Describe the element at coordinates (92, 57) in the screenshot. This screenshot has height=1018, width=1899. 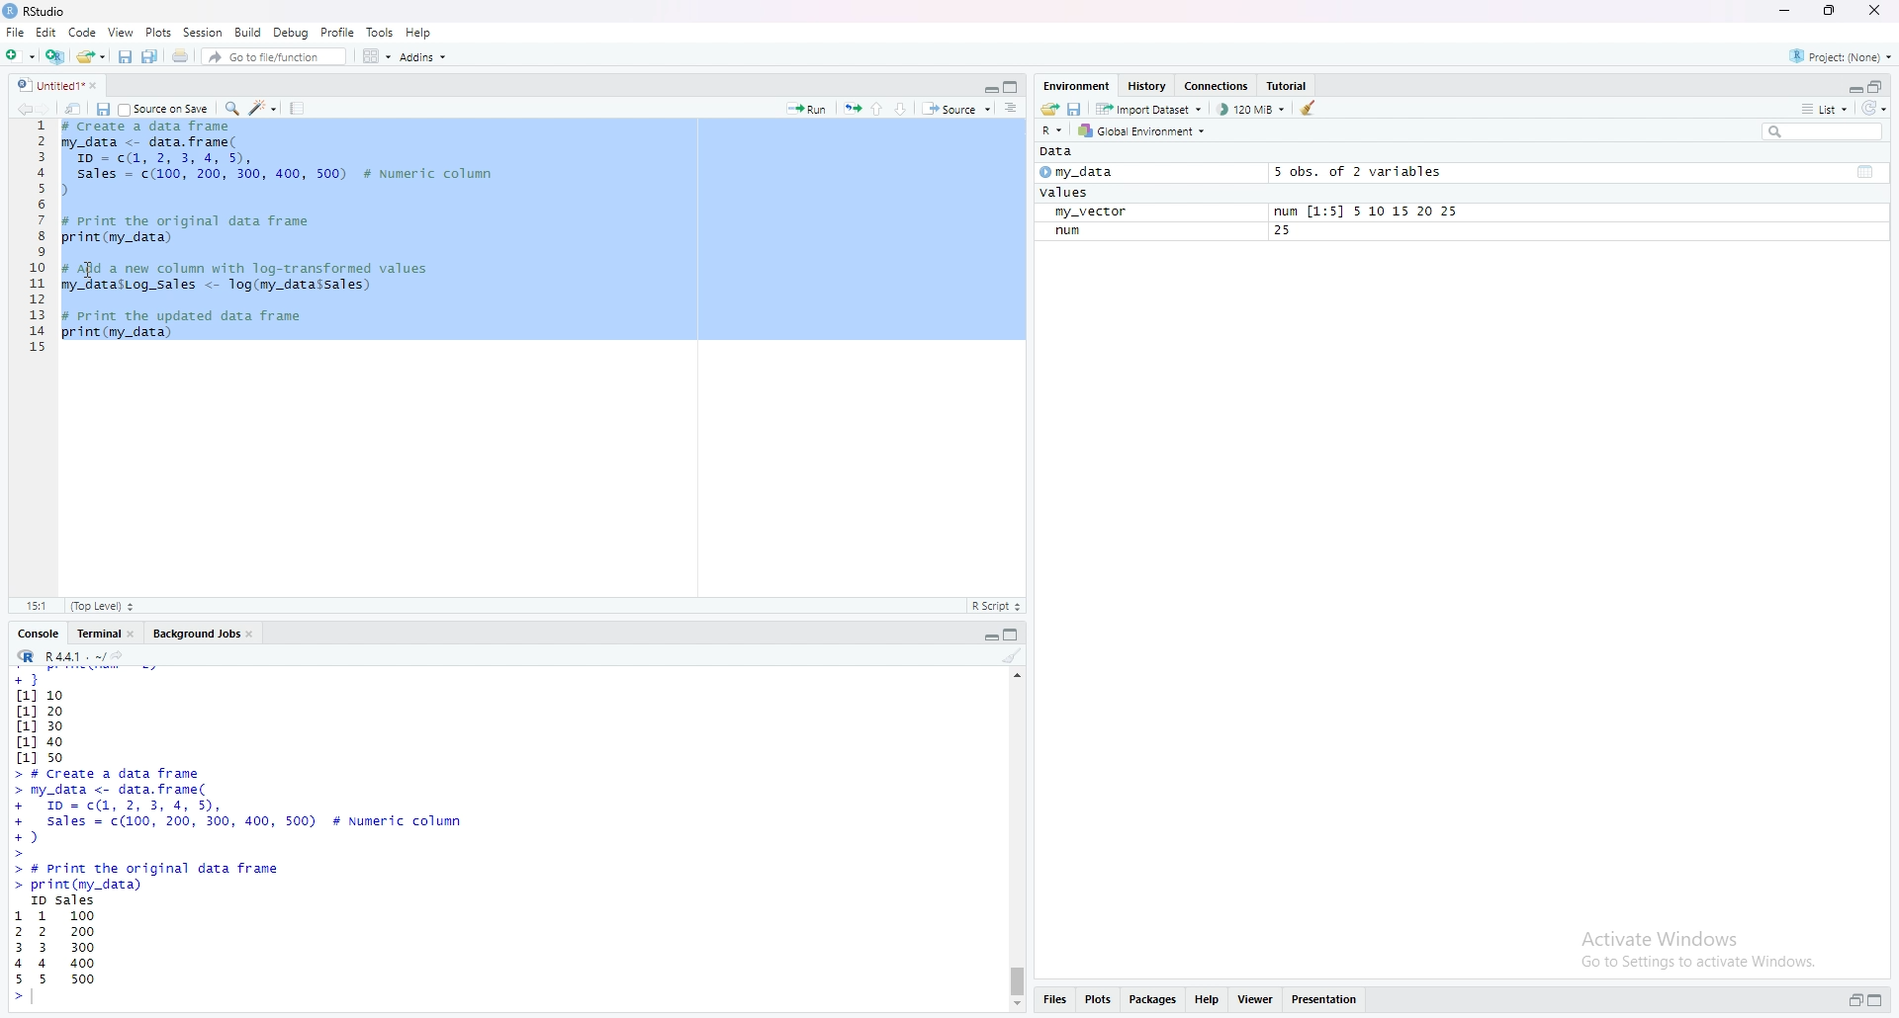
I see `Open an existing file` at that location.